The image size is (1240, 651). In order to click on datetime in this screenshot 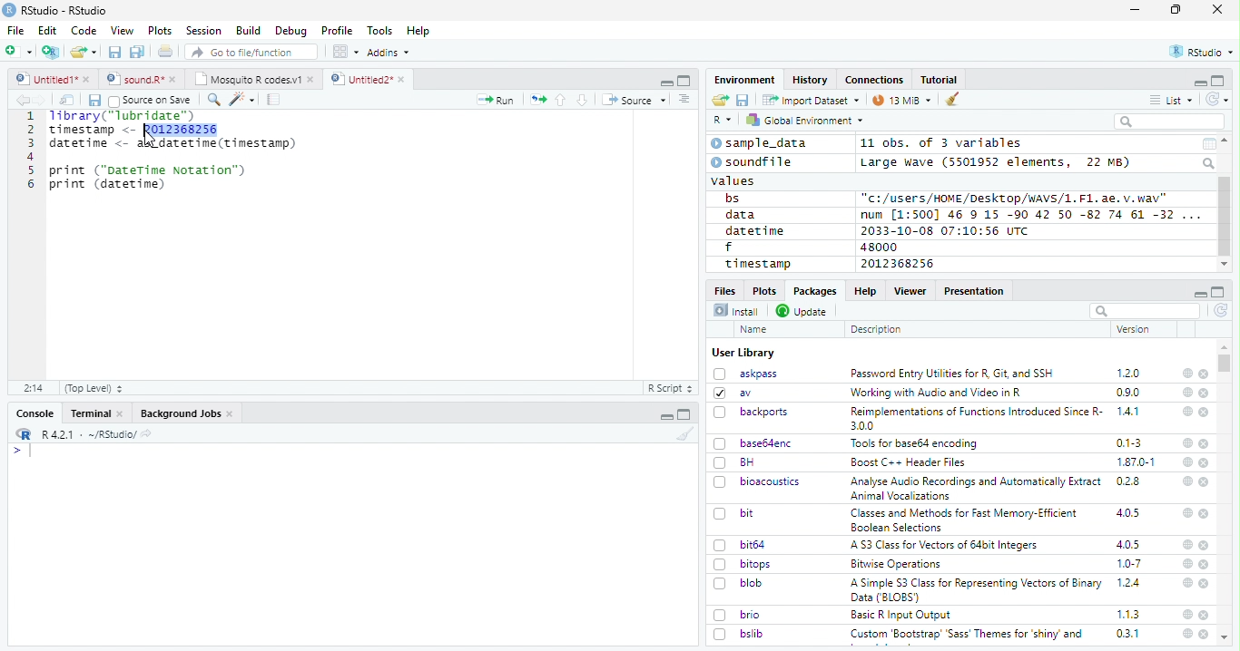, I will do `click(754, 230)`.